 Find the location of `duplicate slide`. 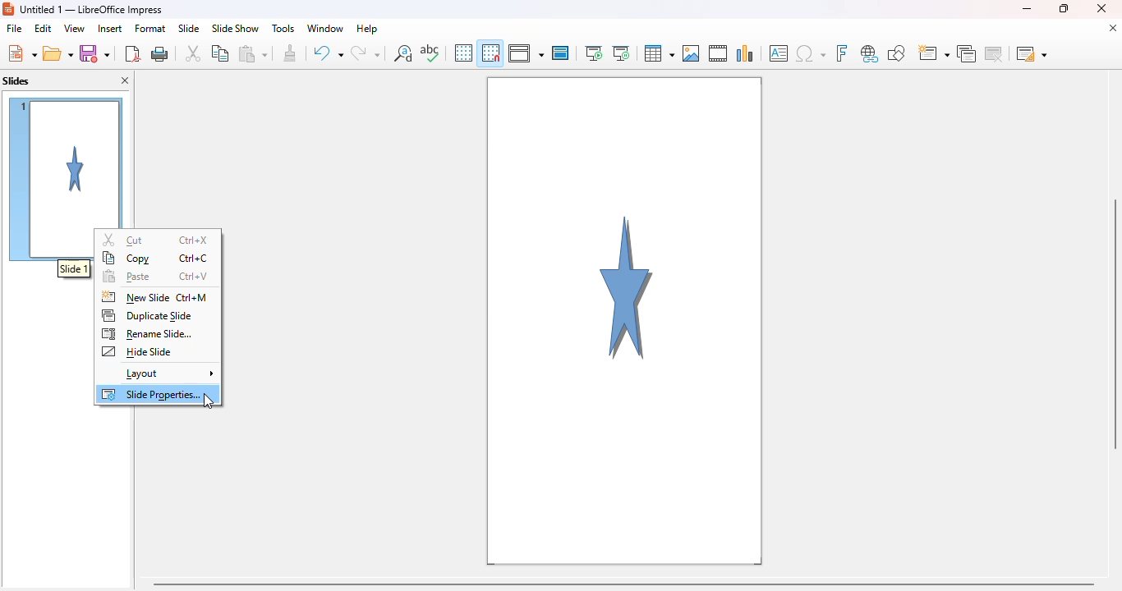

duplicate slide is located at coordinates (145, 315).